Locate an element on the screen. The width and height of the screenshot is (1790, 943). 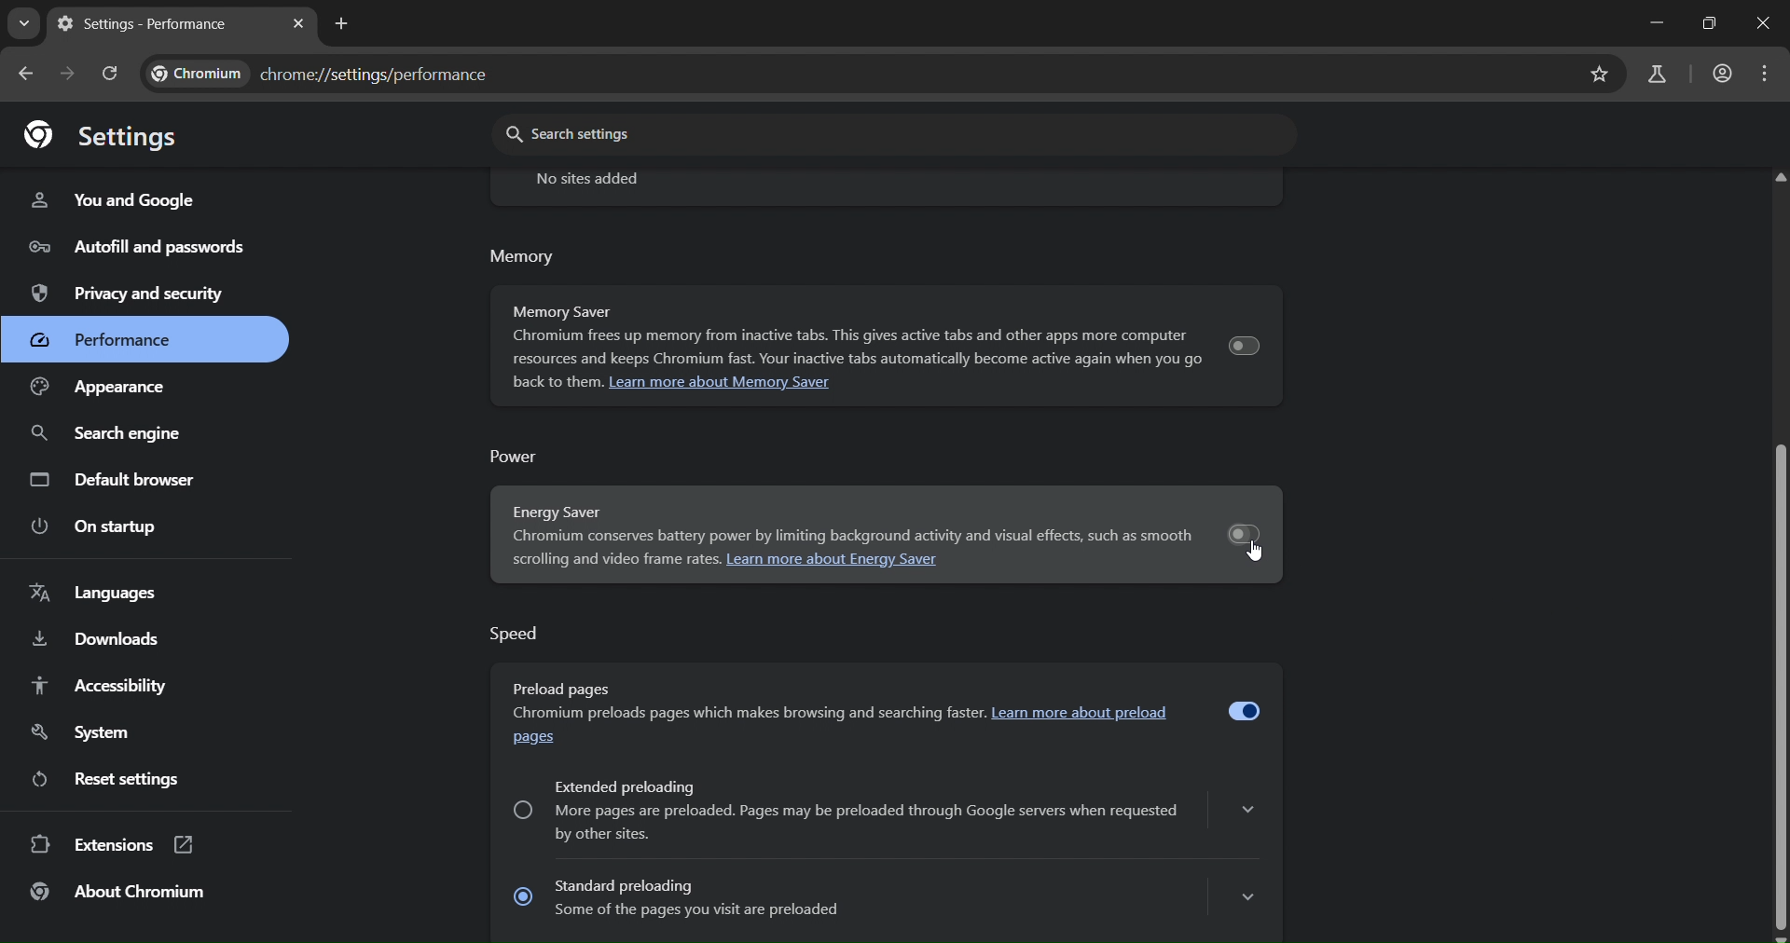
pages is located at coordinates (534, 739).